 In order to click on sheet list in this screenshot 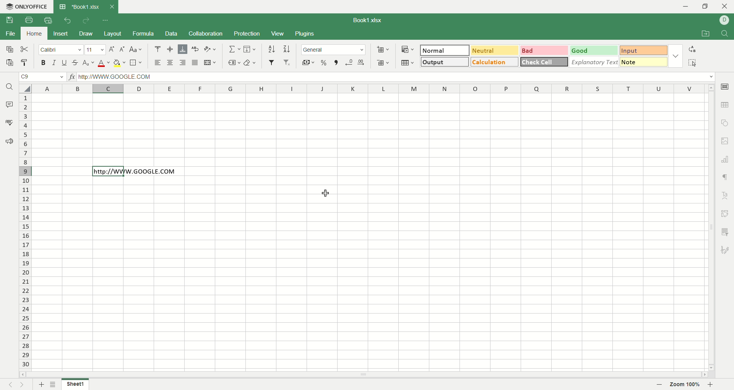, I will do `click(55, 385)`.